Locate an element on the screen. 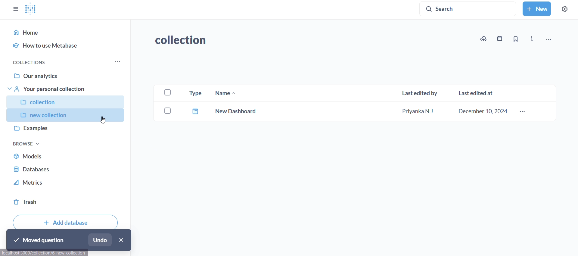 The height and width of the screenshot is (256, 578). info is located at coordinates (533, 39).